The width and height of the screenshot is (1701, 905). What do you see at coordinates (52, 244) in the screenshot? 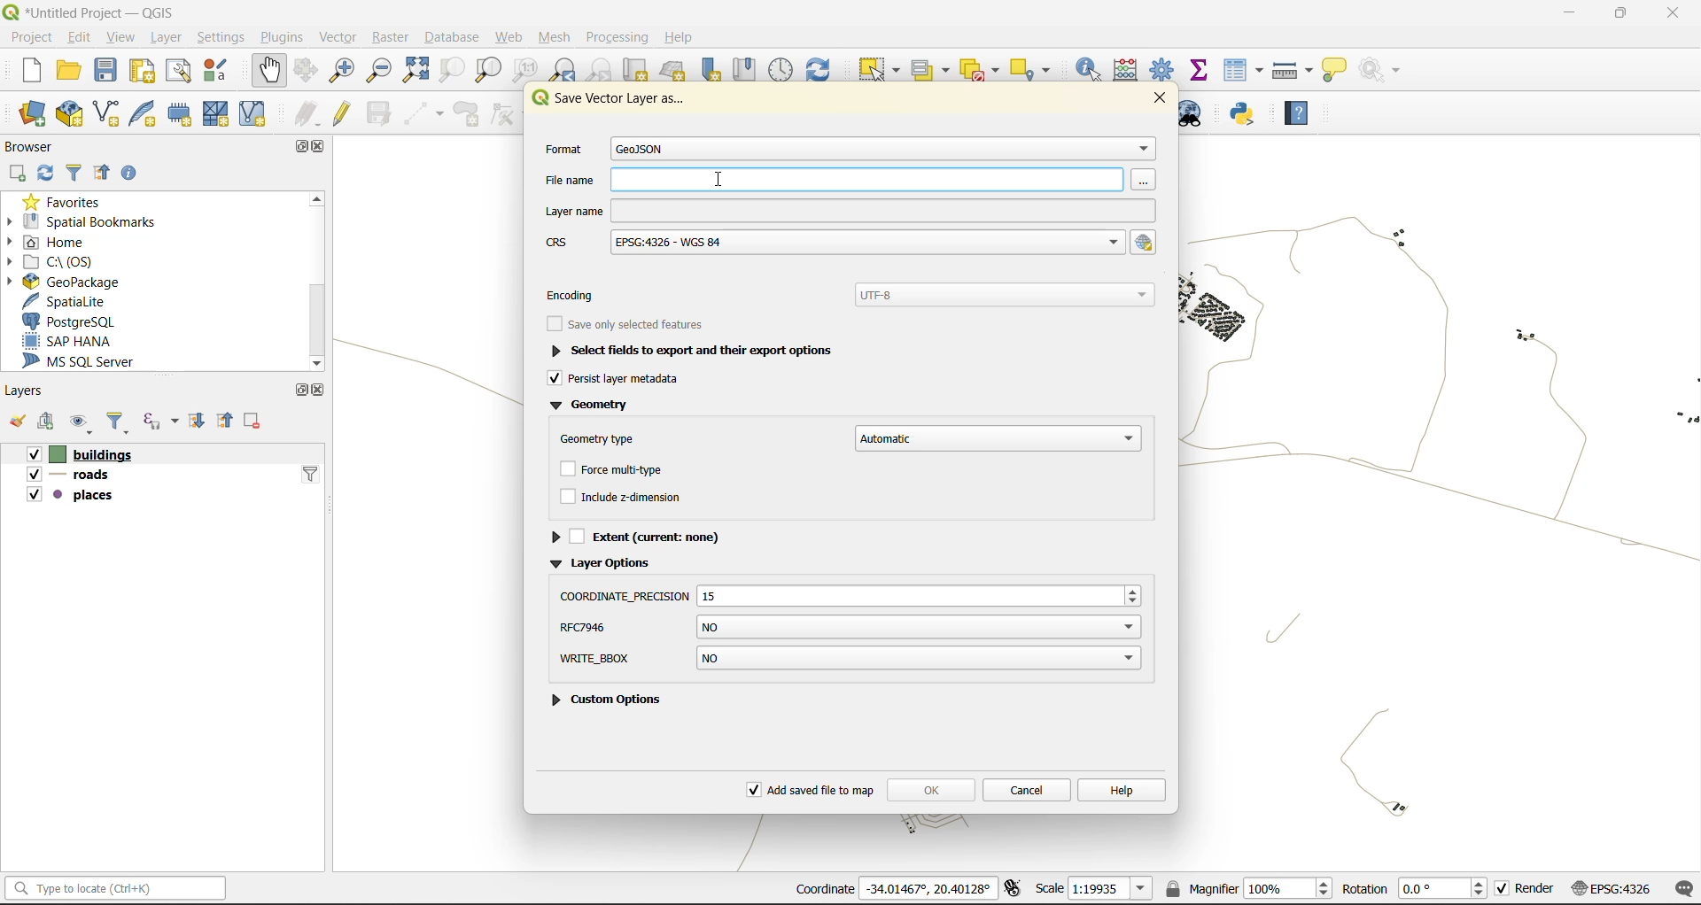
I see `home` at bounding box center [52, 244].